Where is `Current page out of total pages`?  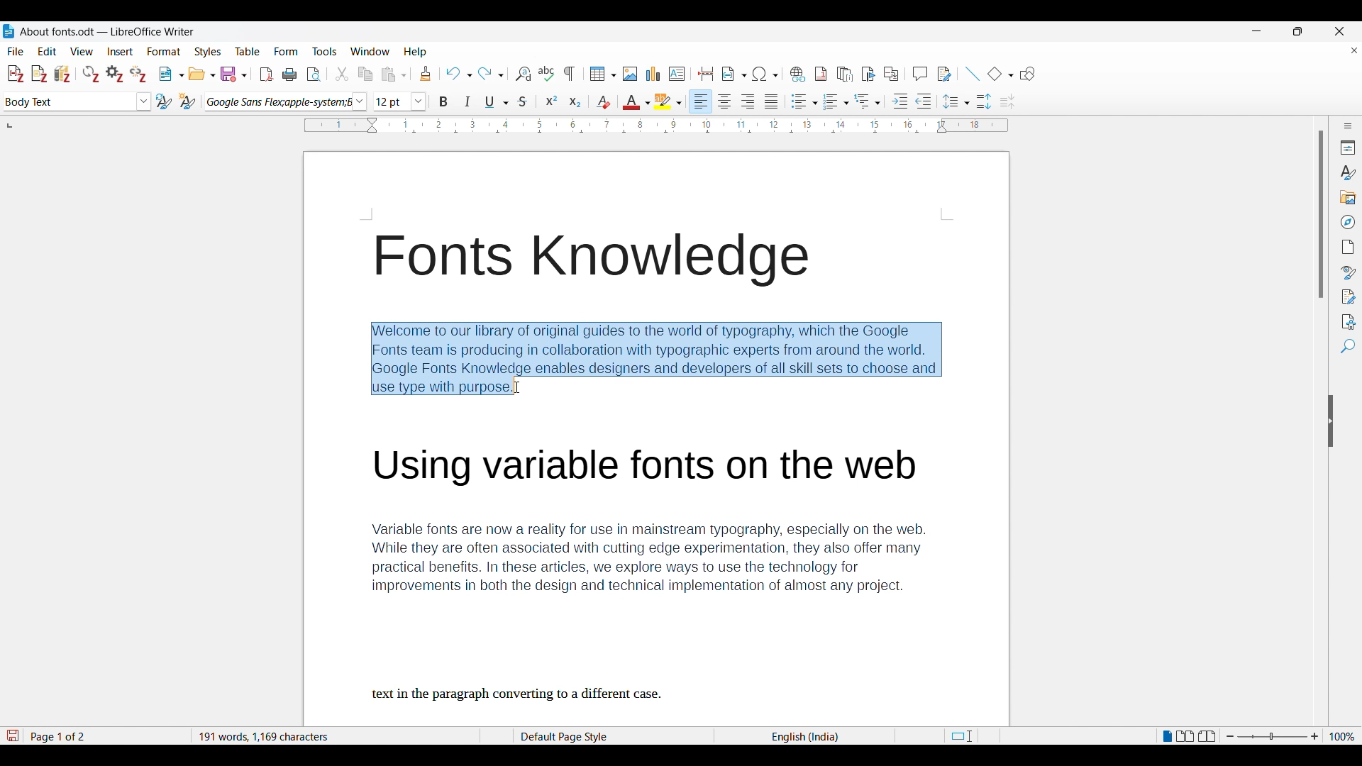
Current page out of total pages is located at coordinates (60, 736).